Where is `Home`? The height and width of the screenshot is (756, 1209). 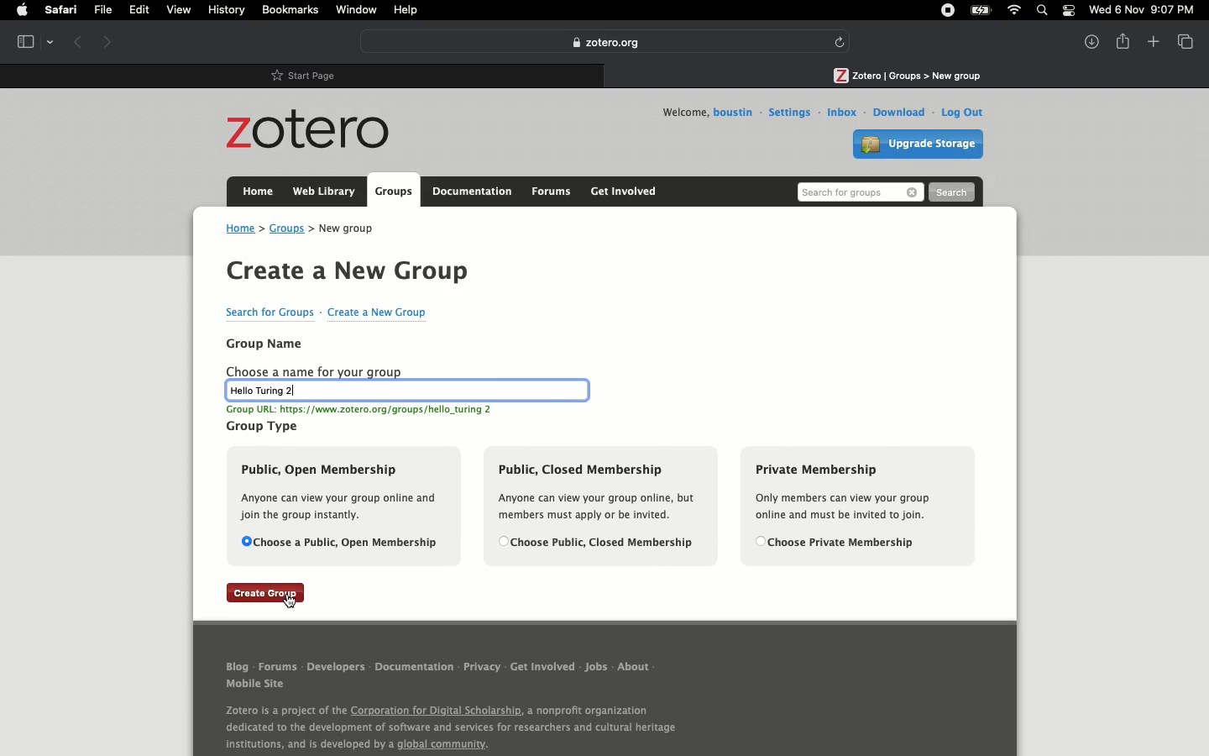
Home is located at coordinates (240, 229).